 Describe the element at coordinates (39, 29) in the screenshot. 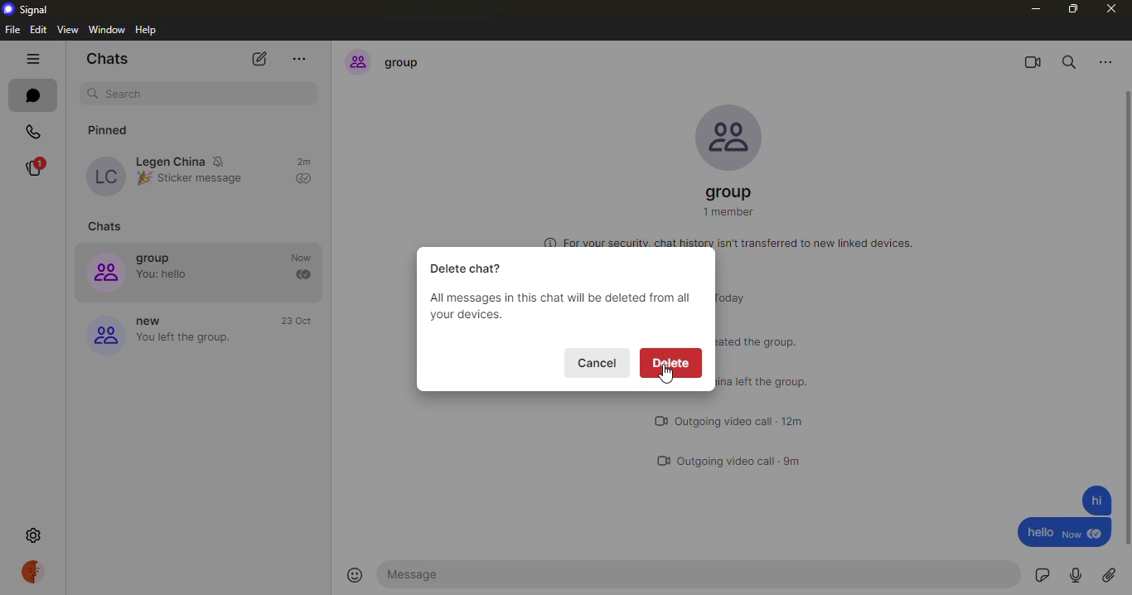

I see `edit` at that location.